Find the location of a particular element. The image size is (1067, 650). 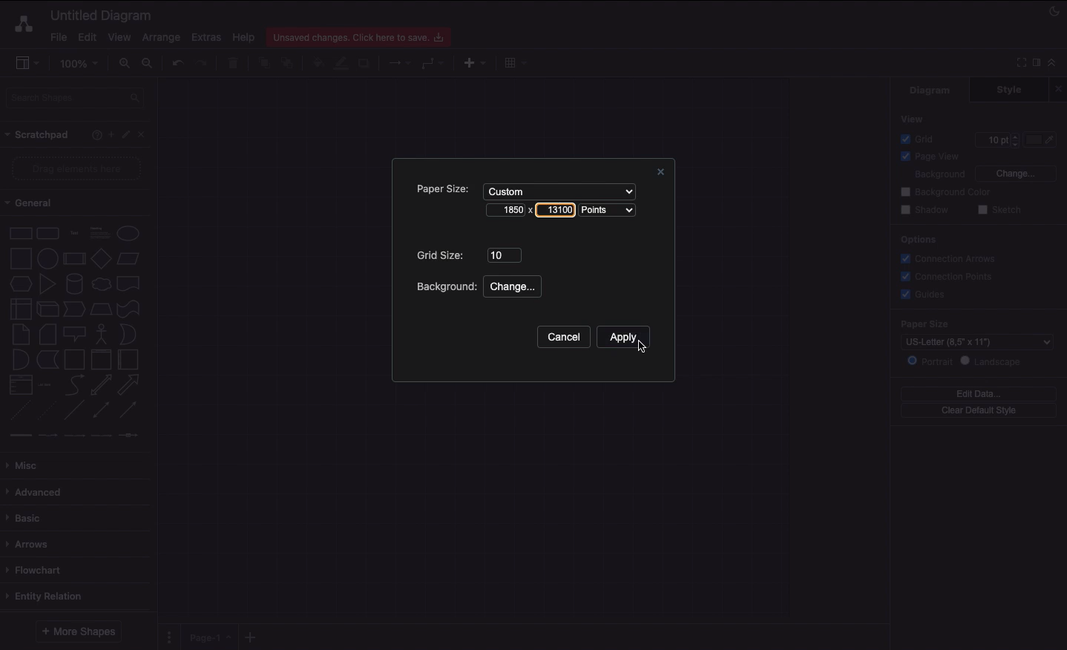

Format is located at coordinates (1037, 65).